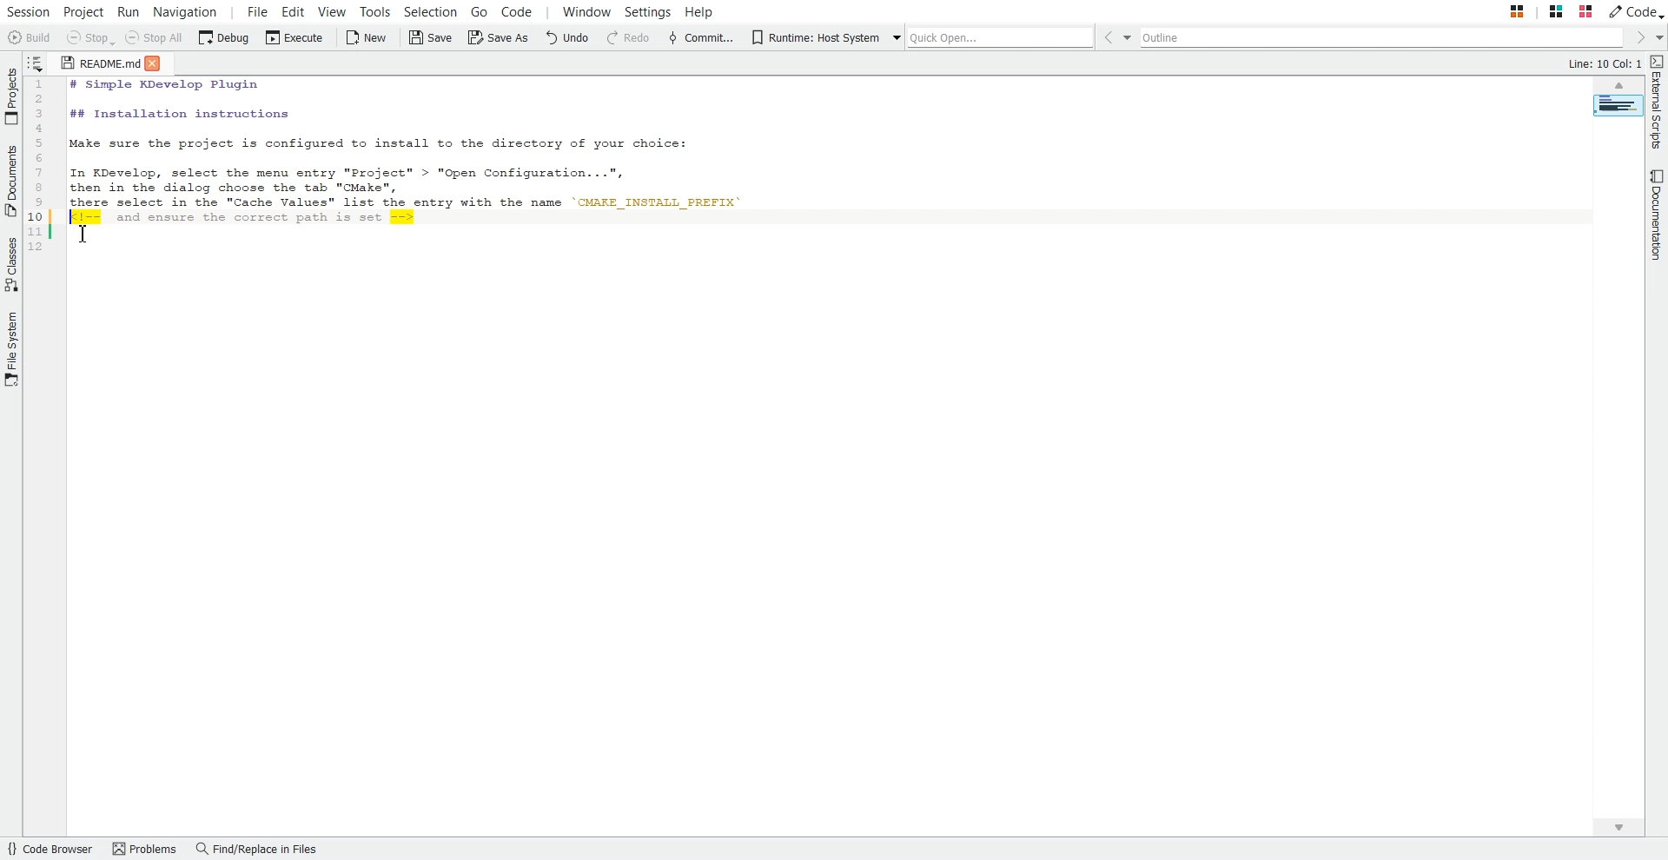  Describe the element at coordinates (50, 849) in the screenshot. I see `Code Browser` at that location.